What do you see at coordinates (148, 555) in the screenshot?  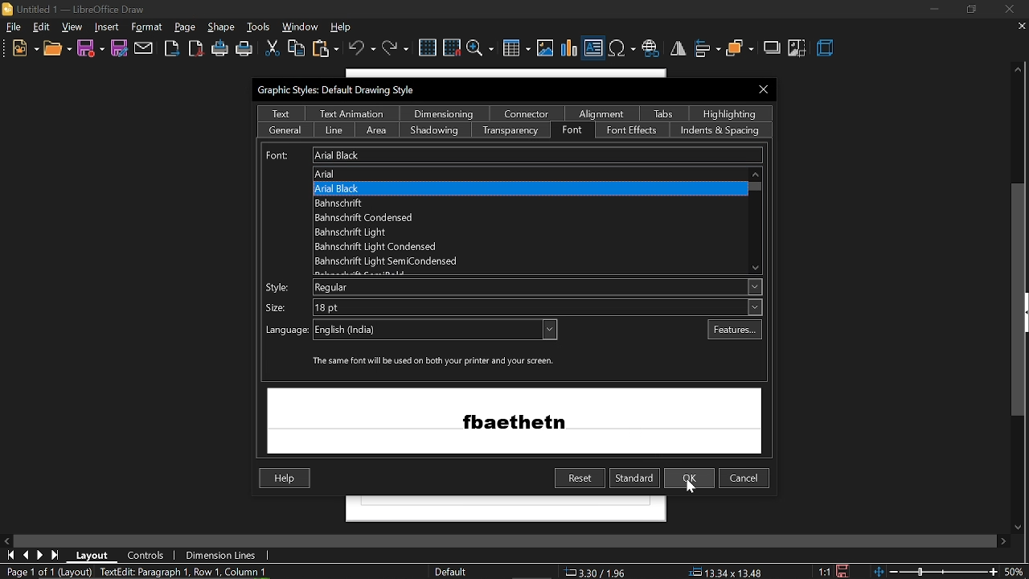 I see `controls` at bounding box center [148, 555].